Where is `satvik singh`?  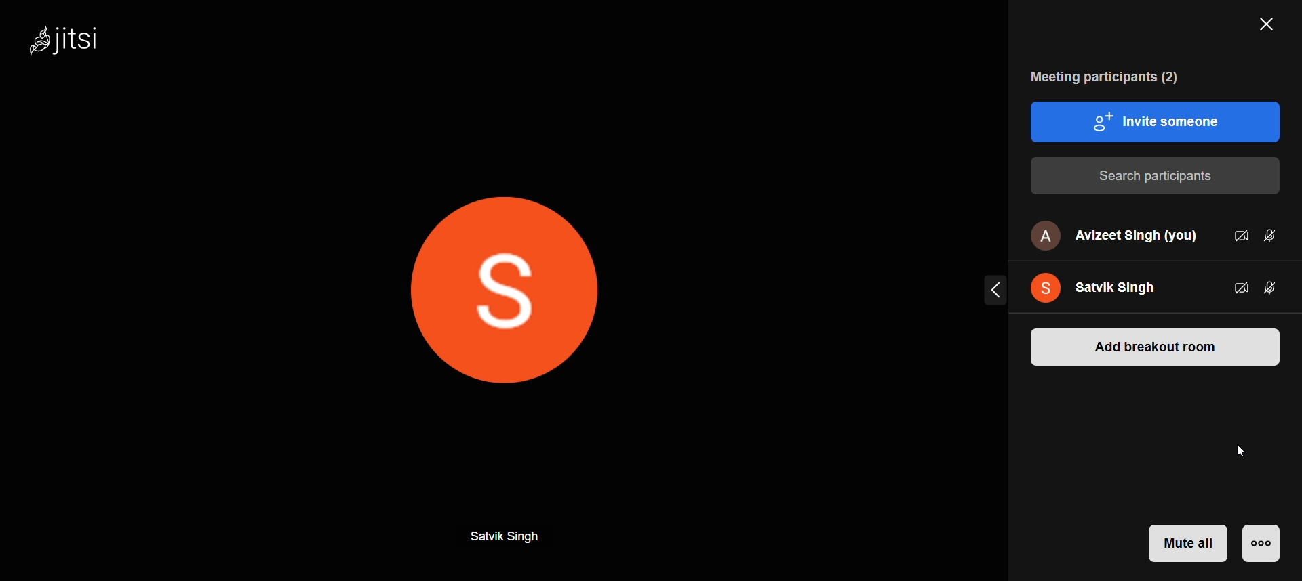
satvik singh is located at coordinates (1105, 286).